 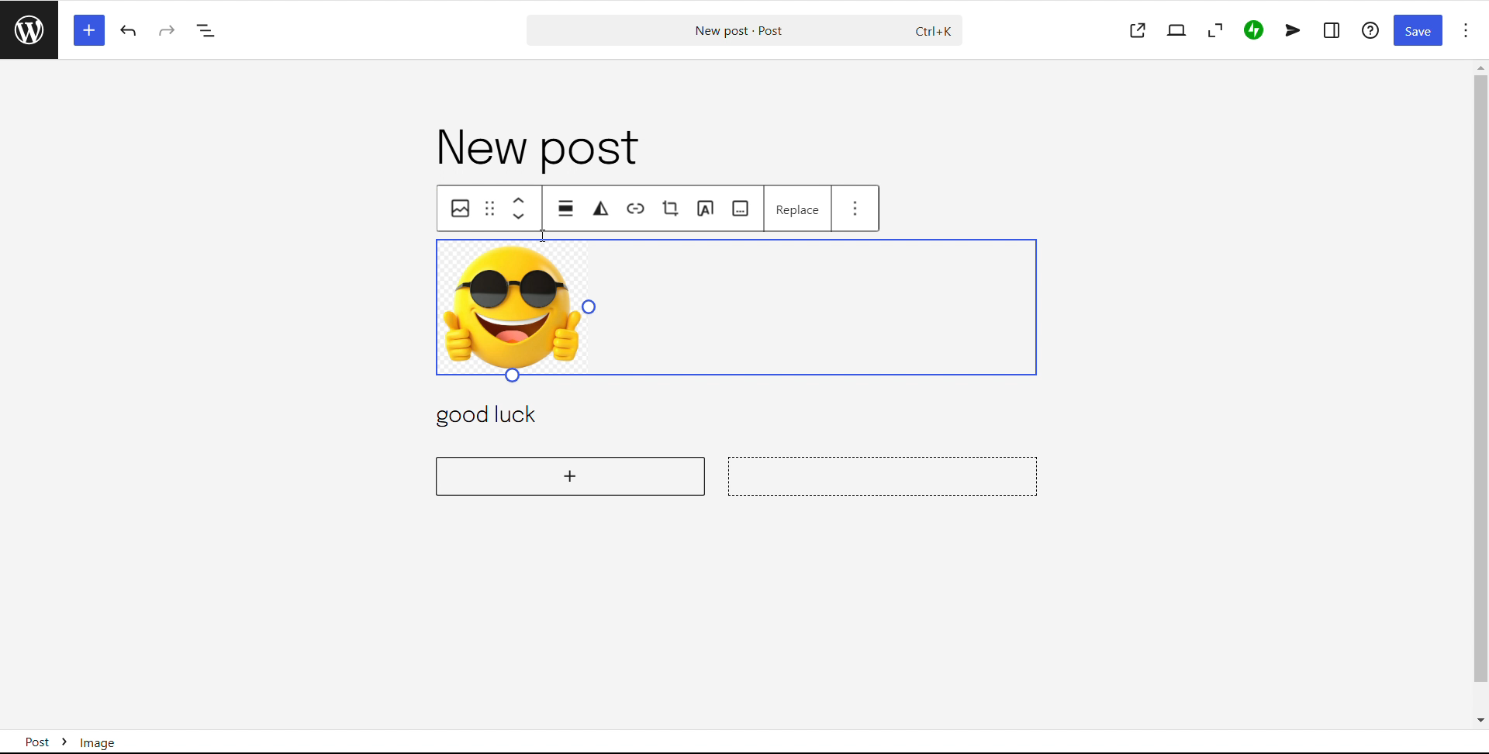 I want to click on Post > image, so click(x=109, y=737).